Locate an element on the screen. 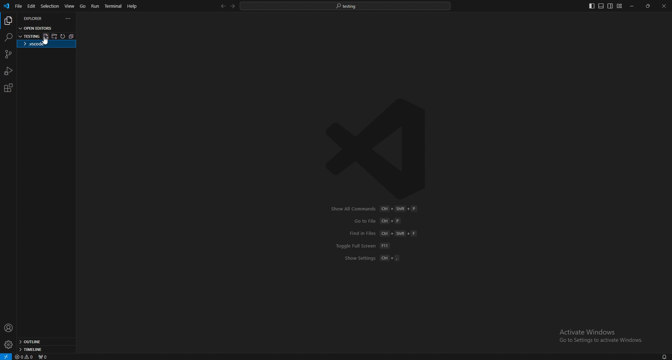 Image resolution: width=672 pixels, height=360 pixels. forward is located at coordinates (232, 6).